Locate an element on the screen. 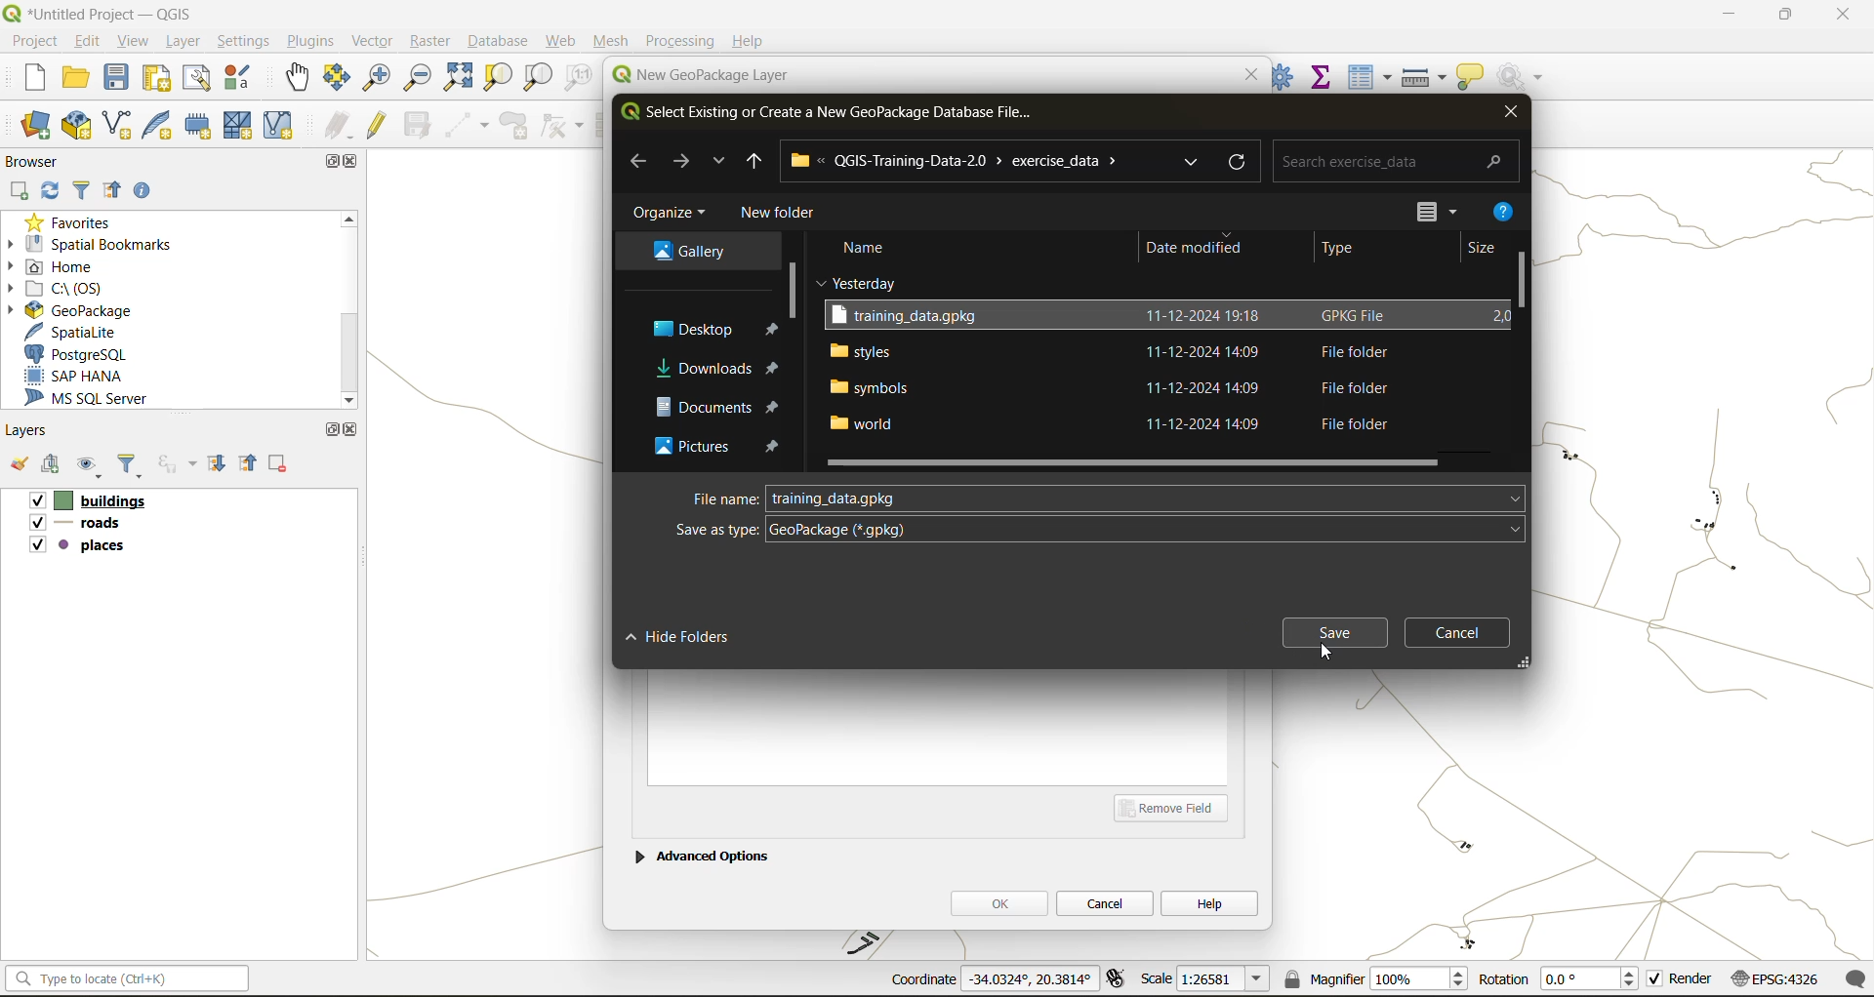  maximize is located at coordinates (331, 429).